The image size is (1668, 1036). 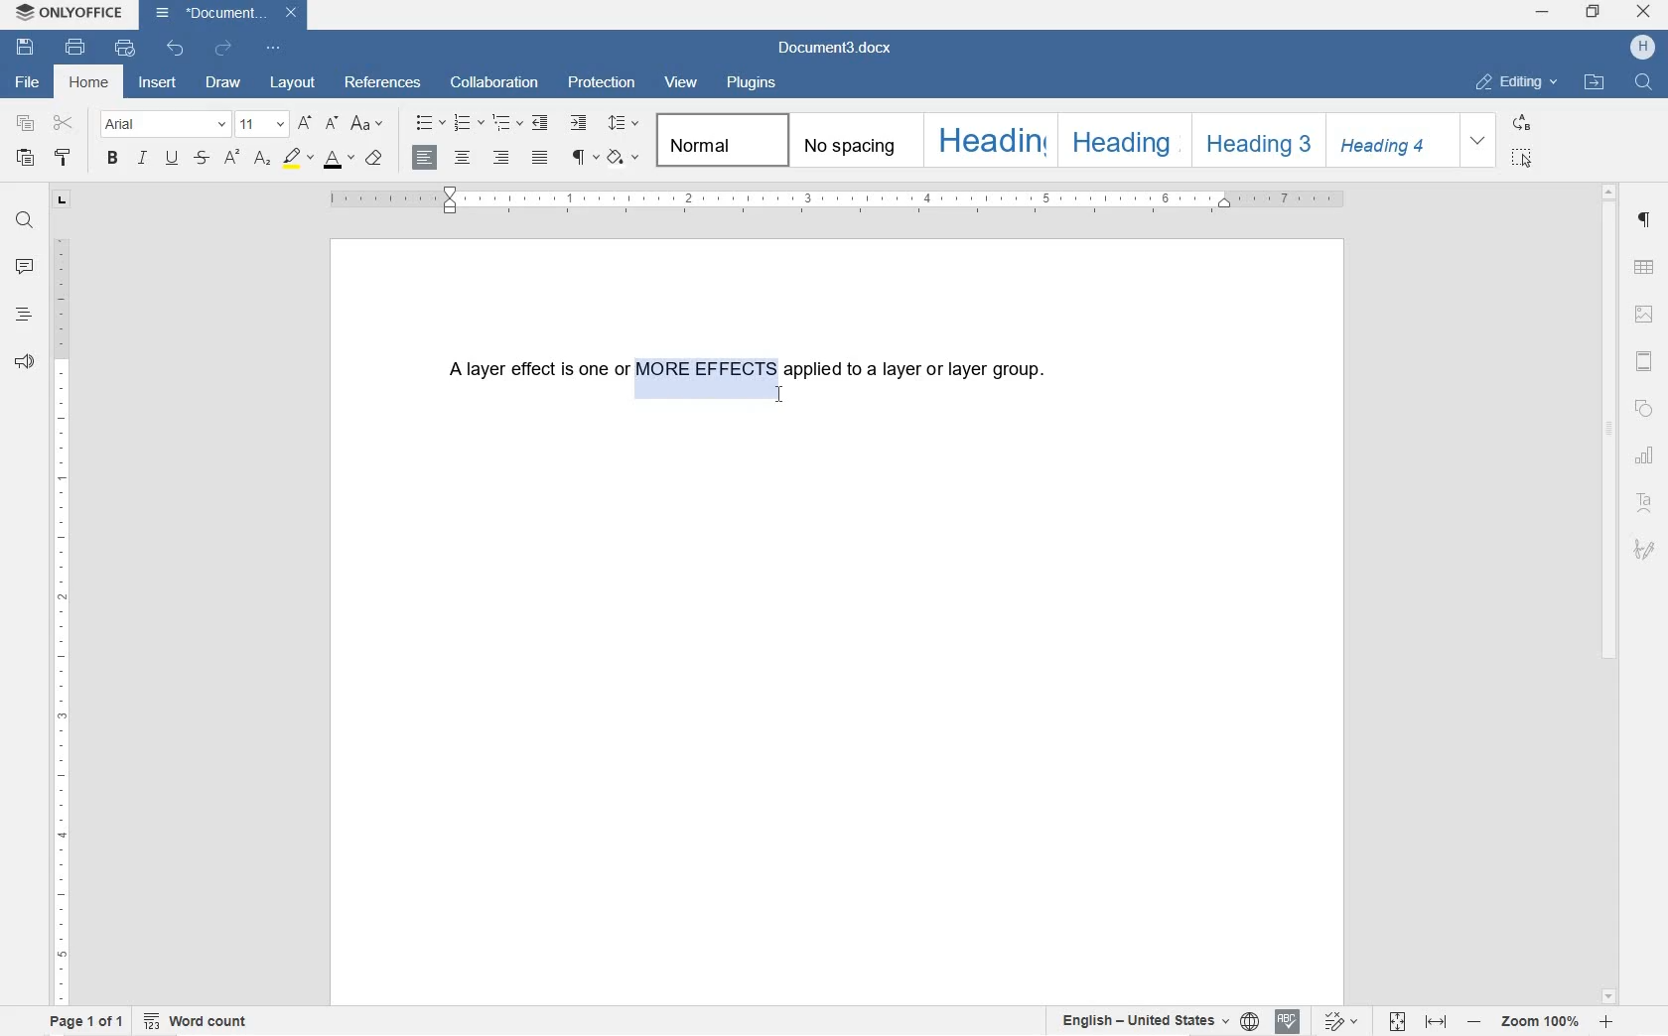 I want to click on MULTILEVEL LISTS, so click(x=509, y=125).